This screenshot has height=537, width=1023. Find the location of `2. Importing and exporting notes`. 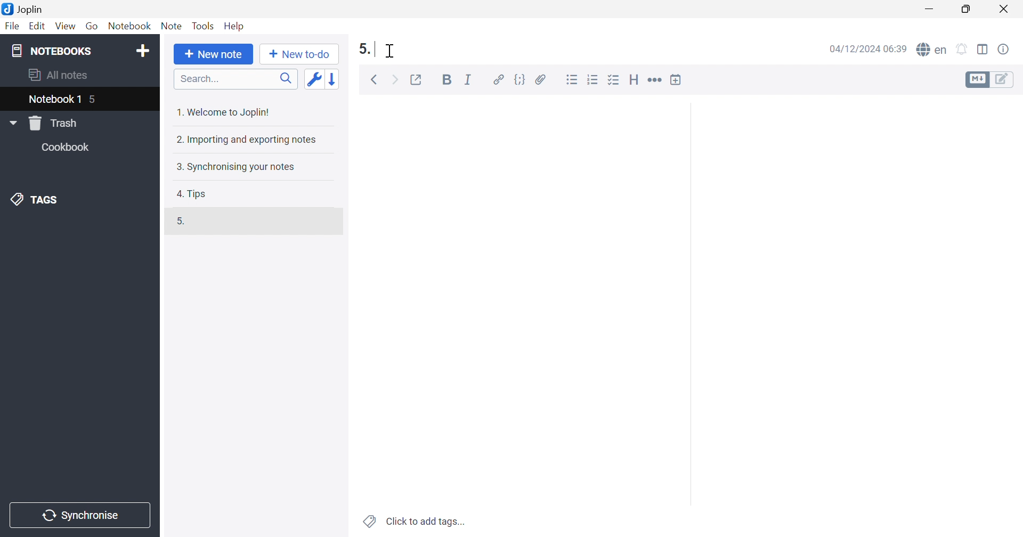

2. Importing and exporting notes is located at coordinates (250, 140).